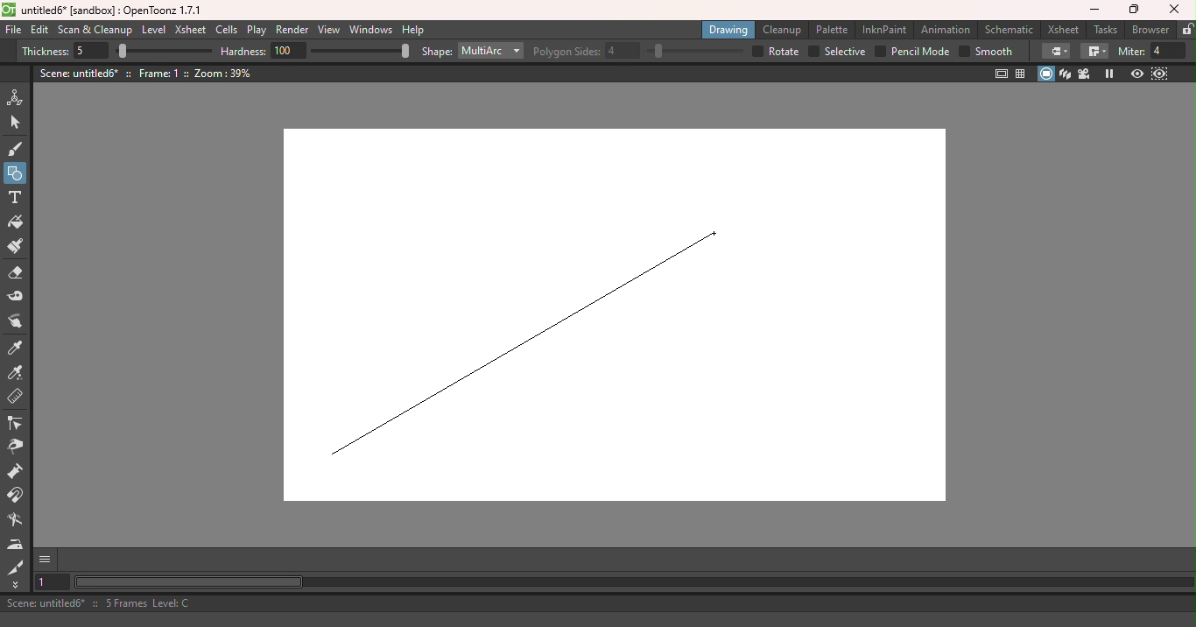 This screenshot has height=627, width=1196. What do you see at coordinates (1055, 52) in the screenshot?
I see `Cap` at bounding box center [1055, 52].